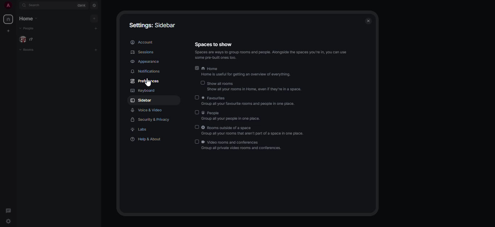  Describe the element at coordinates (96, 49) in the screenshot. I see `add` at that location.